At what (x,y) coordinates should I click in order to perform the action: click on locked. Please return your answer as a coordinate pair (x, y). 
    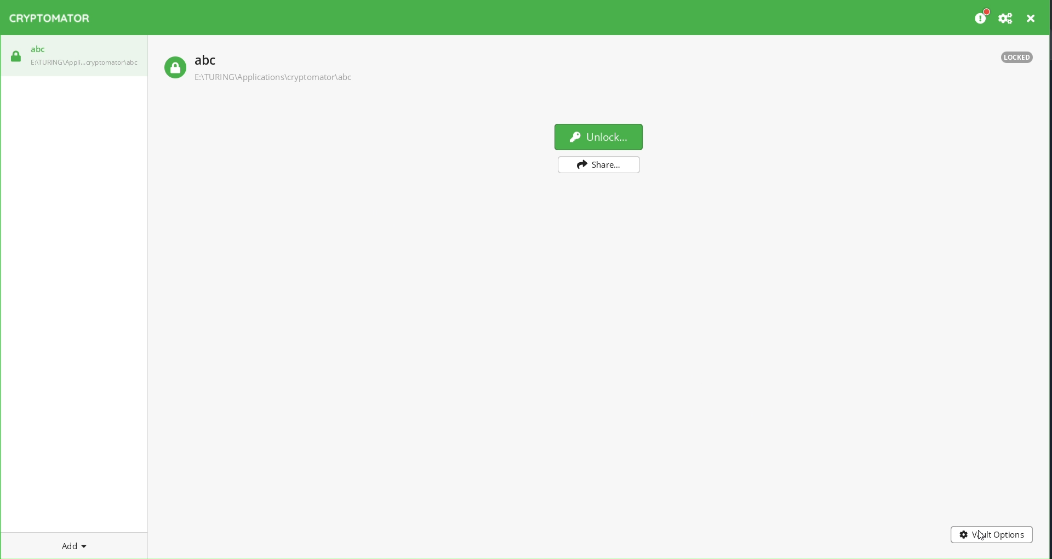
    Looking at the image, I should click on (15, 56).